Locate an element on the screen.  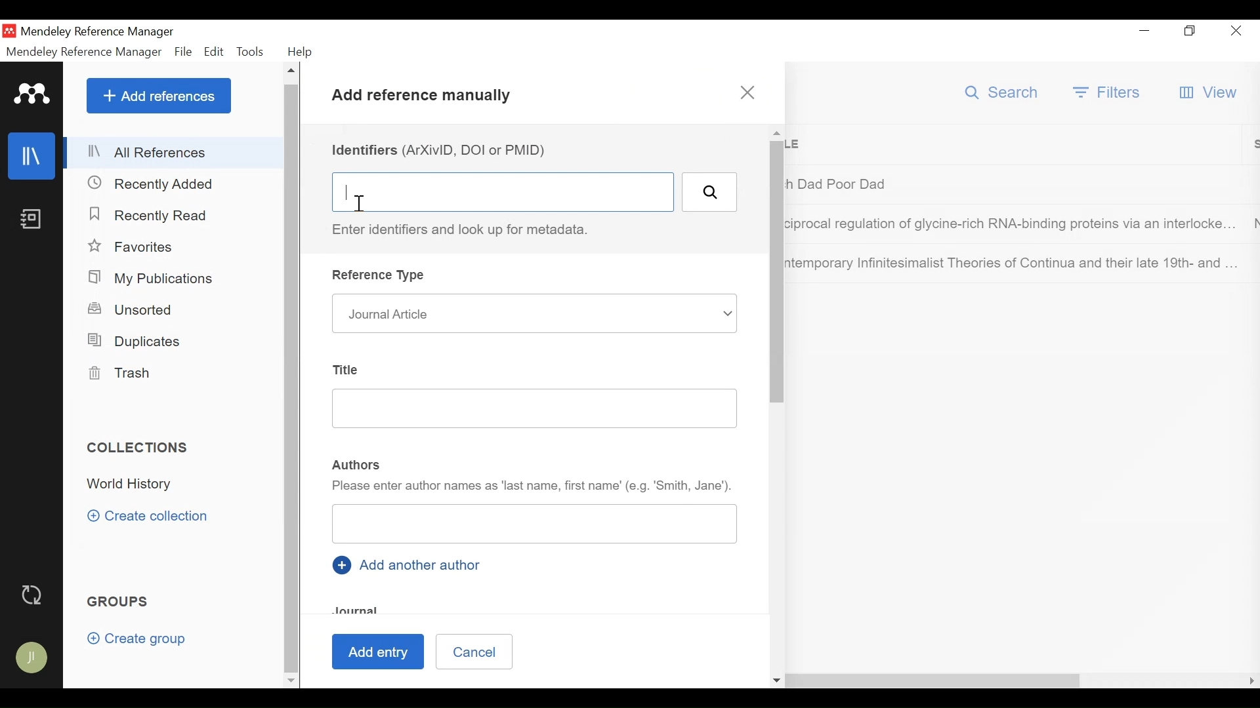
Duplicates is located at coordinates (136, 340).